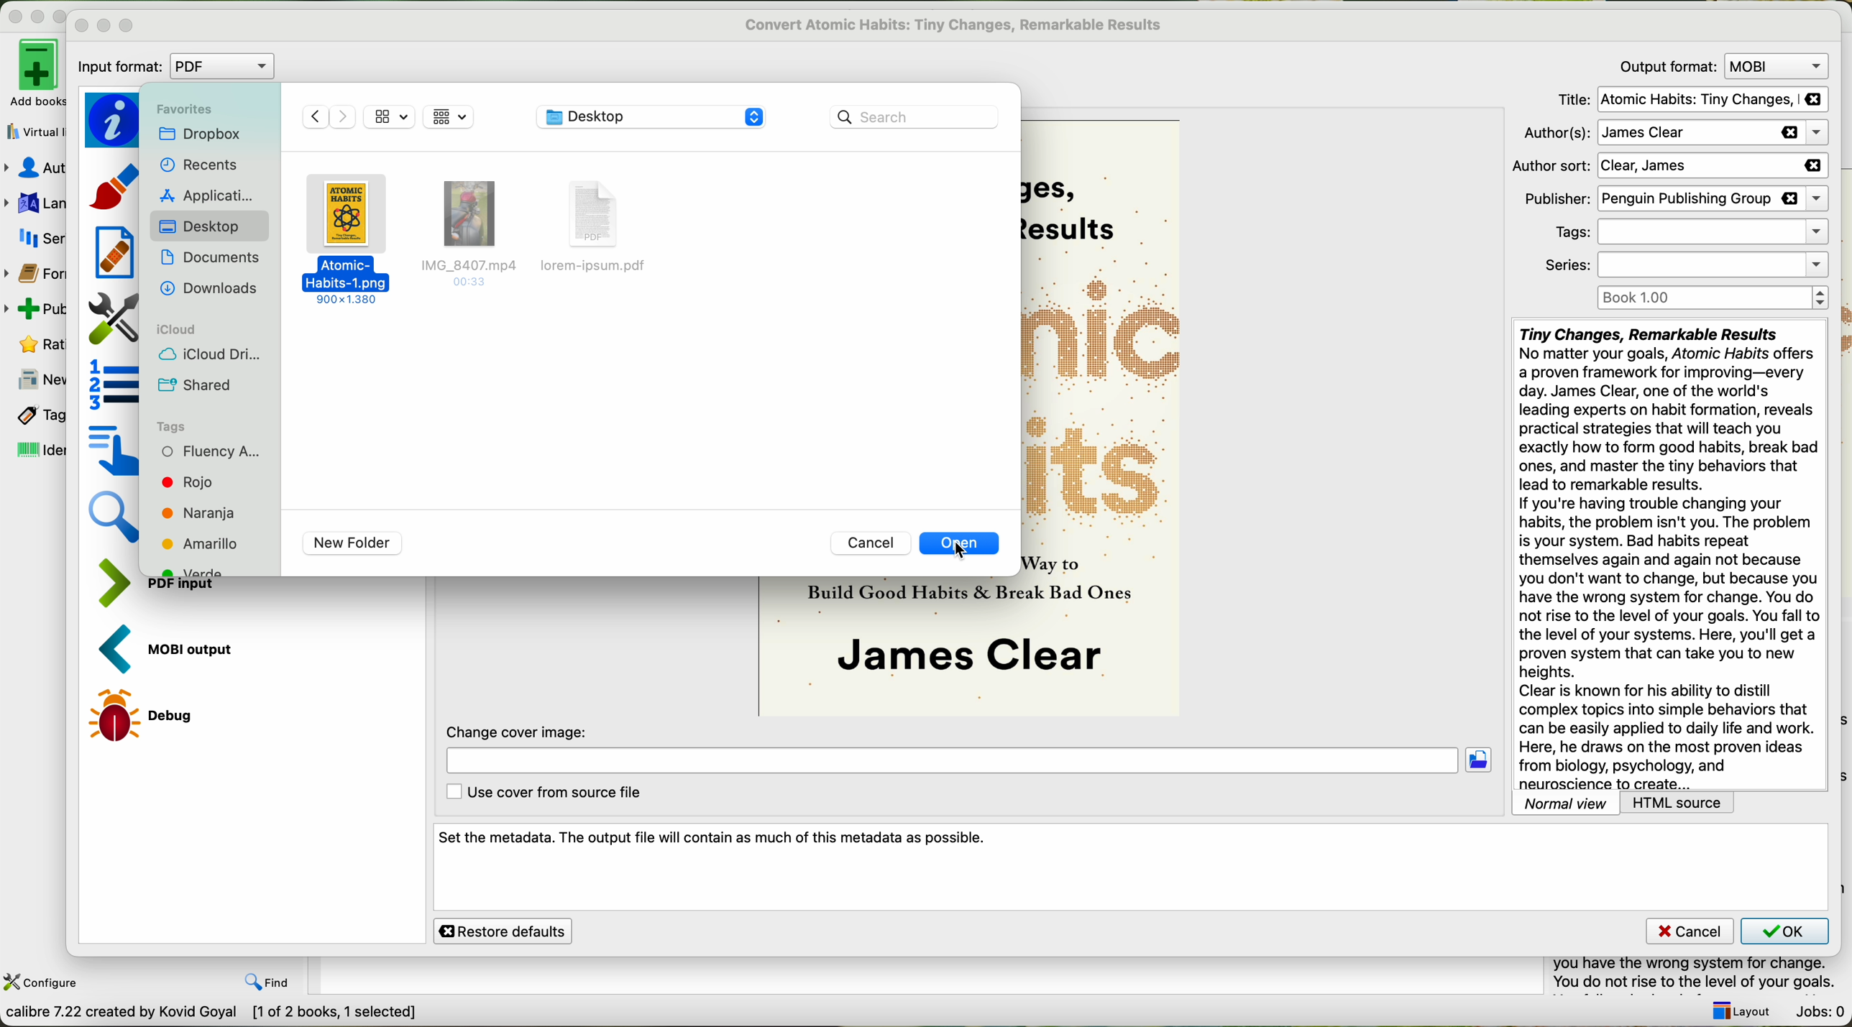  Describe the element at coordinates (1820, 1013) in the screenshot. I see `Jobs: 0` at that location.